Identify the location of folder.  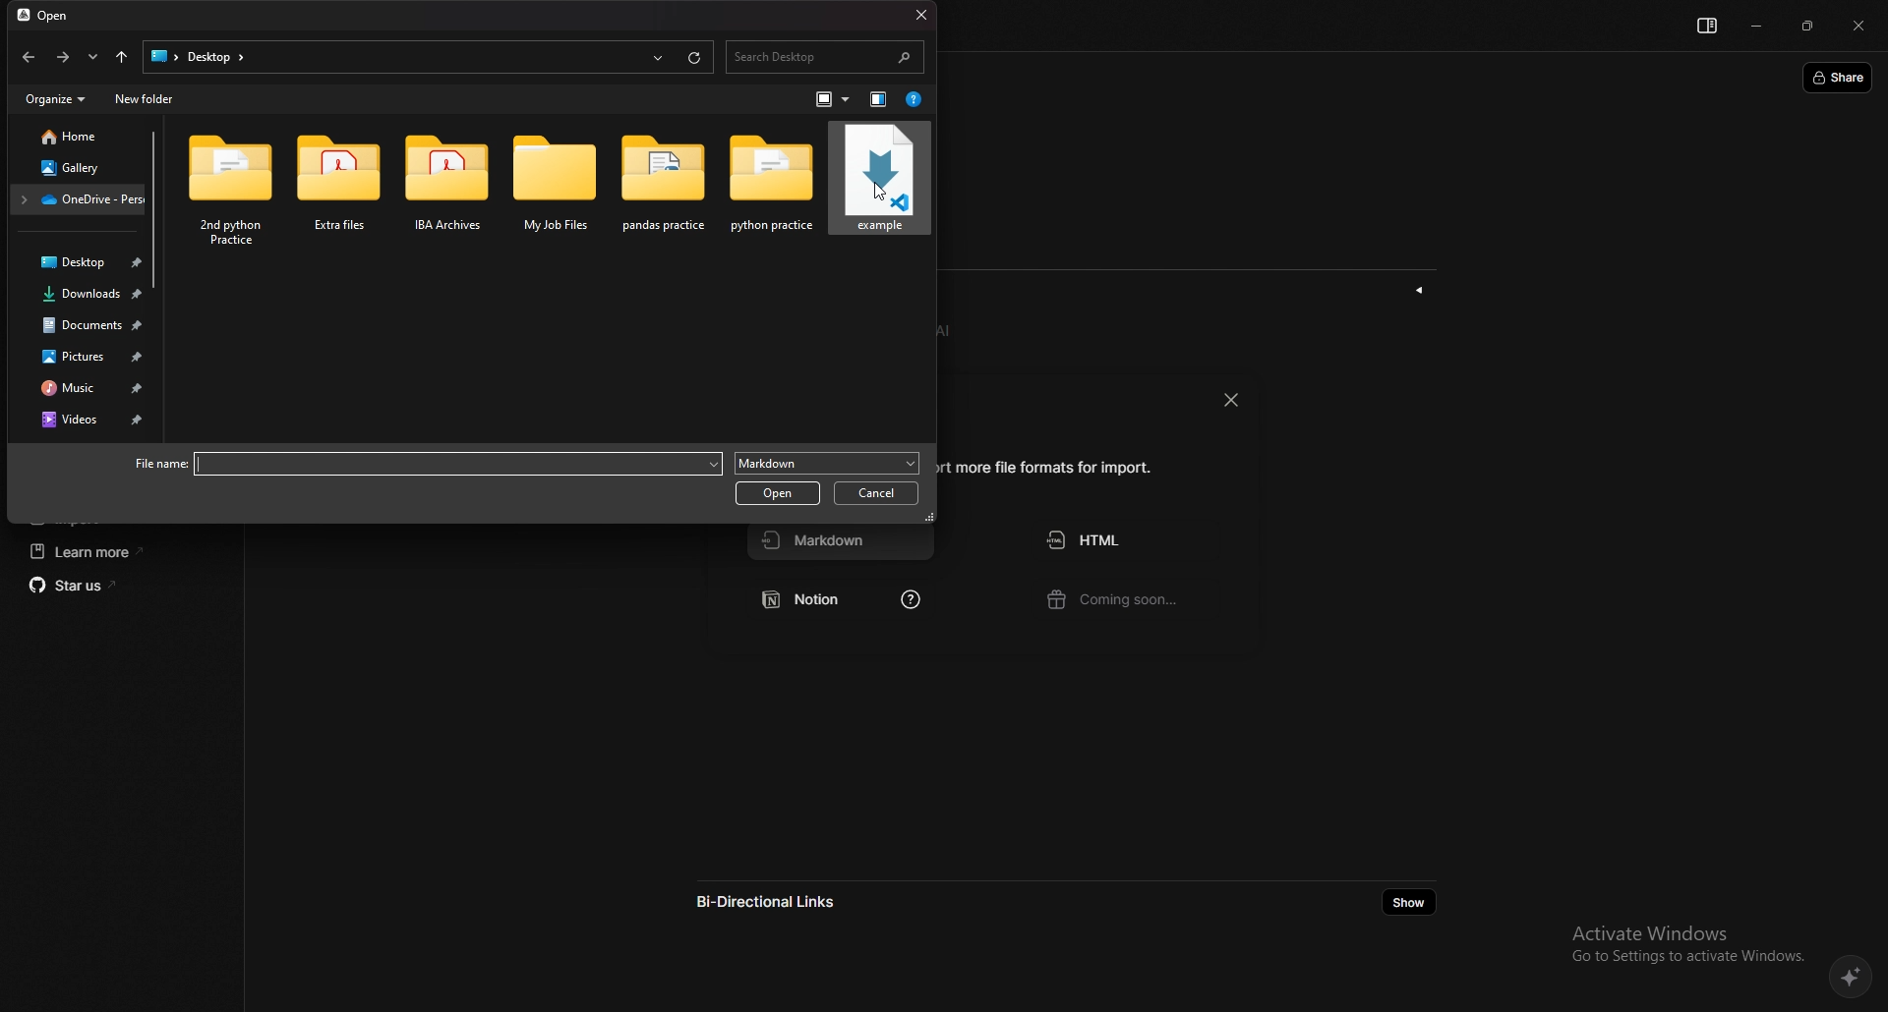
(770, 194).